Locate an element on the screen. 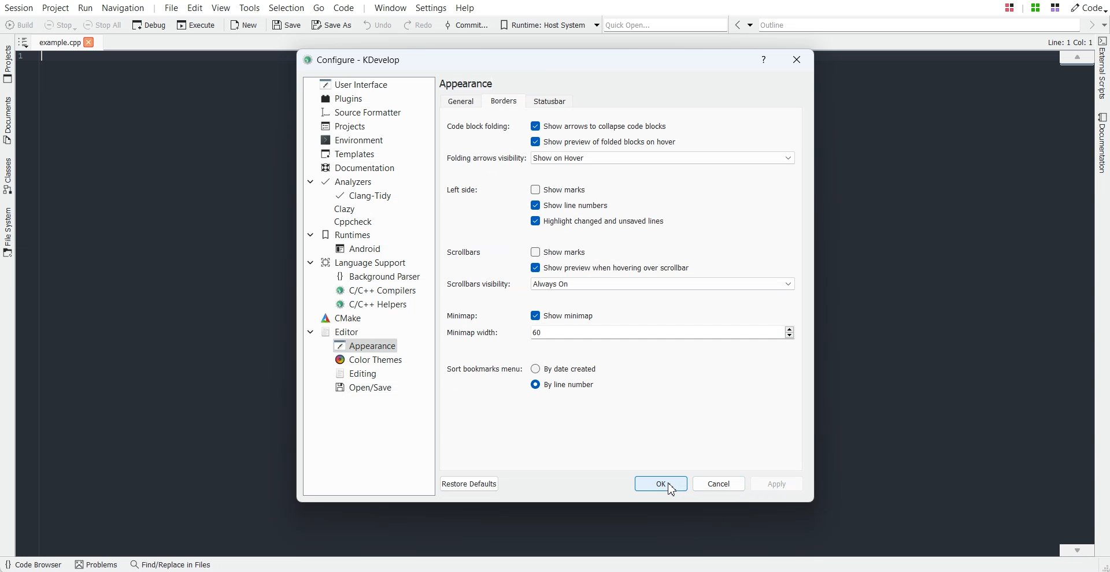 The width and height of the screenshot is (1110, 572). File is located at coordinates (59, 42).